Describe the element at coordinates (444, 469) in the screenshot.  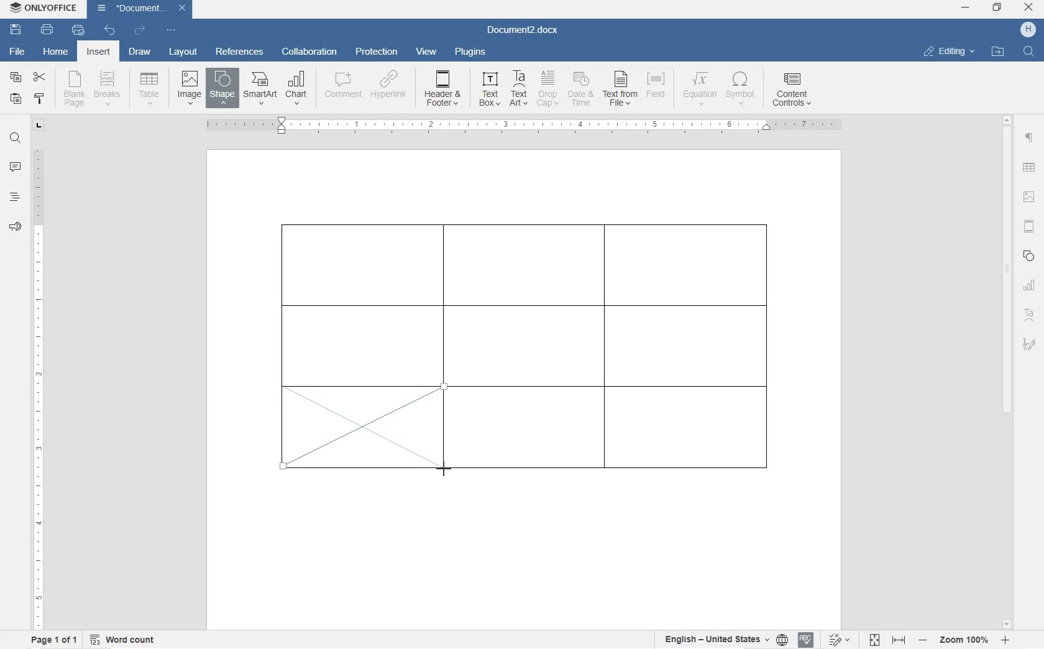
I see `line tool/cursor location` at that location.